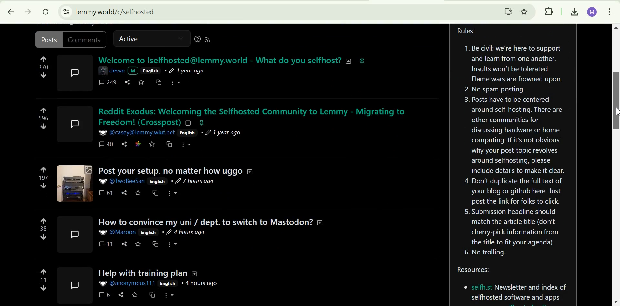  I want to click on numbers, so click(43, 67).